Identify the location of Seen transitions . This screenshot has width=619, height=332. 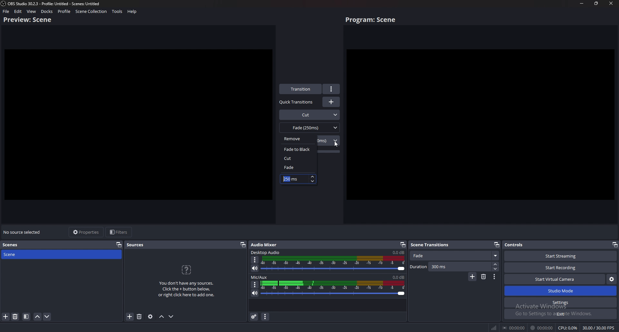
(432, 244).